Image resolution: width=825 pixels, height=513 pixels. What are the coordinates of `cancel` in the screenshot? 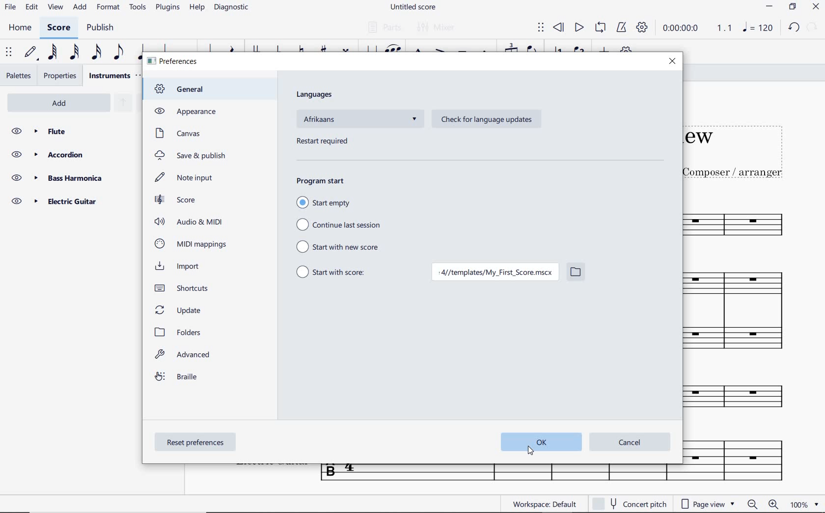 It's located at (630, 442).